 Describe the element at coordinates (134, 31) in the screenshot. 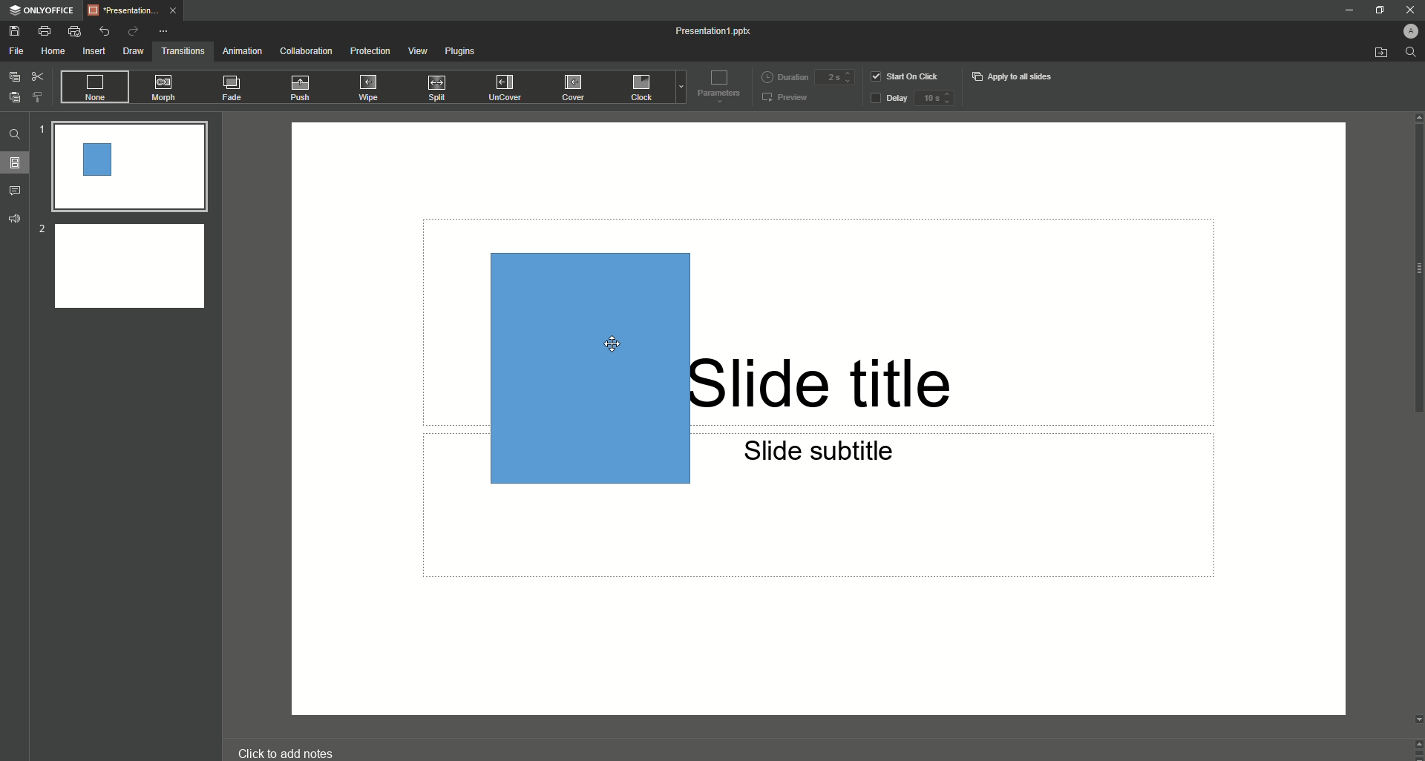

I see `Redo` at that location.